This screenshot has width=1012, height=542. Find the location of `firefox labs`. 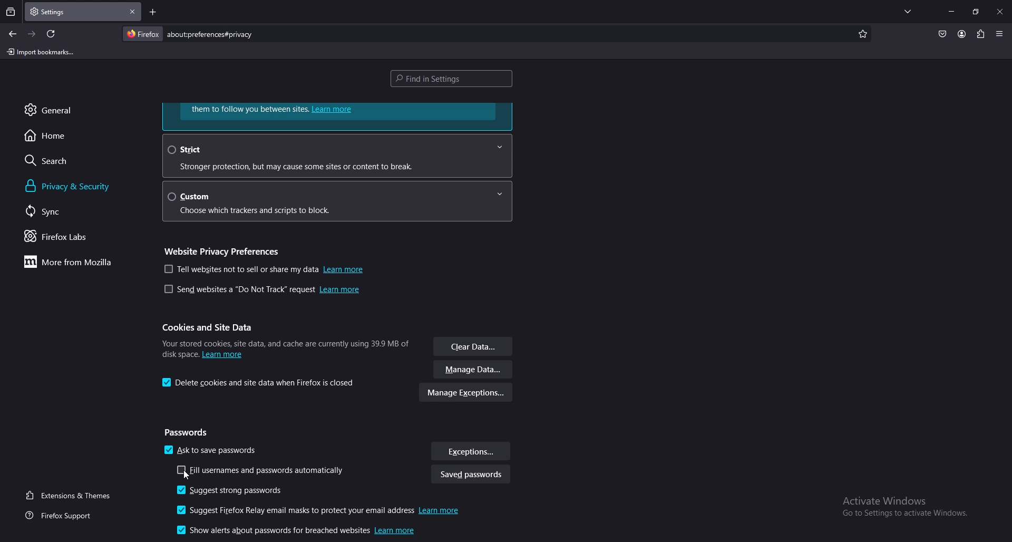

firefox labs is located at coordinates (67, 237).